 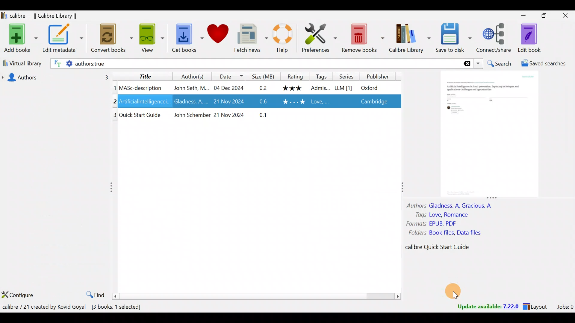 What do you see at coordinates (269, 63) in the screenshot?
I see `Search bar` at bounding box center [269, 63].